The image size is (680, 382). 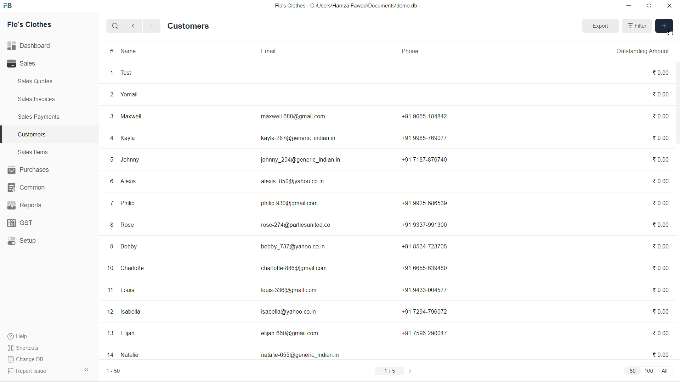 What do you see at coordinates (40, 117) in the screenshot?
I see `Sales Payments` at bounding box center [40, 117].